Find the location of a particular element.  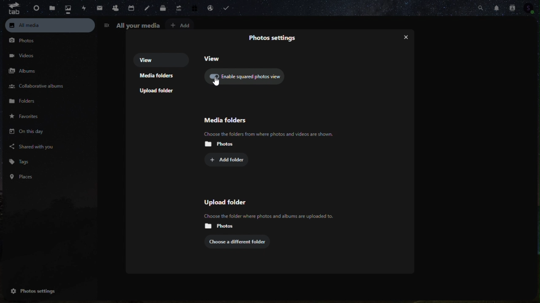

Upload folders is located at coordinates (160, 92).